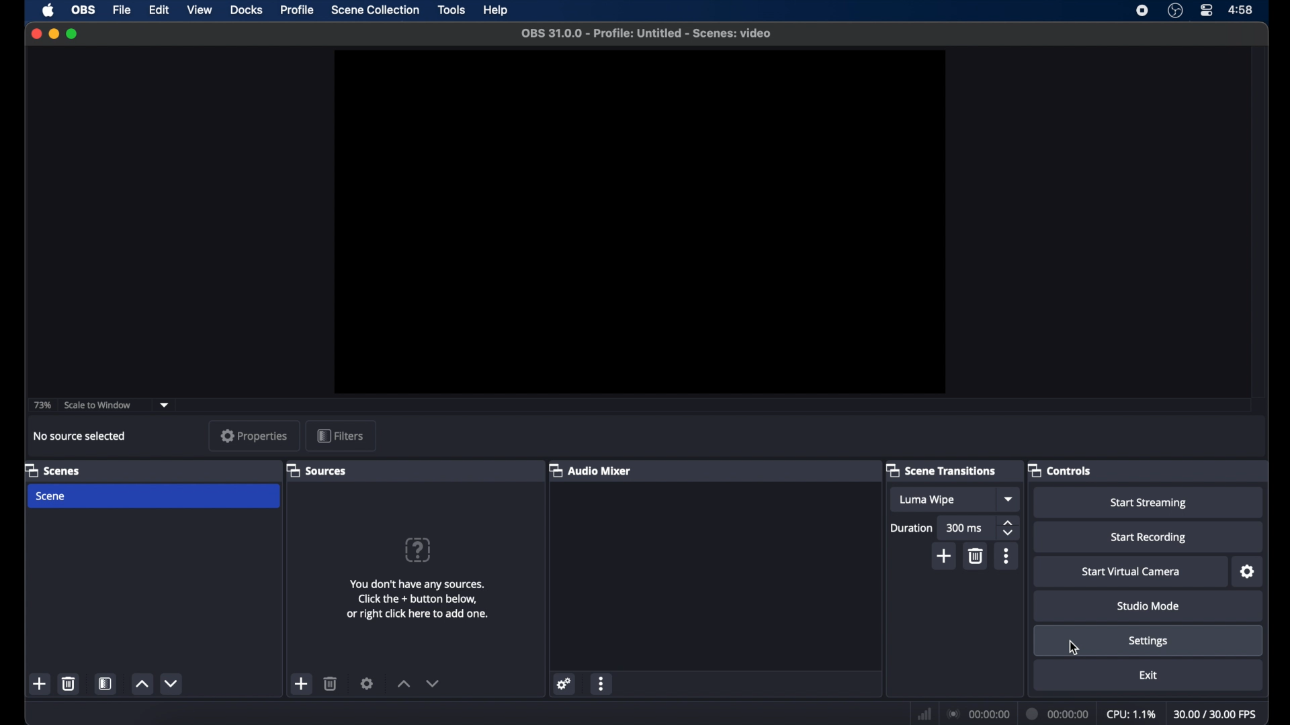 Image resolution: width=1290 pixels, height=725 pixels. What do you see at coordinates (54, 34) in the screenshot?
I see `minimize` at bounding box center [54, 34].